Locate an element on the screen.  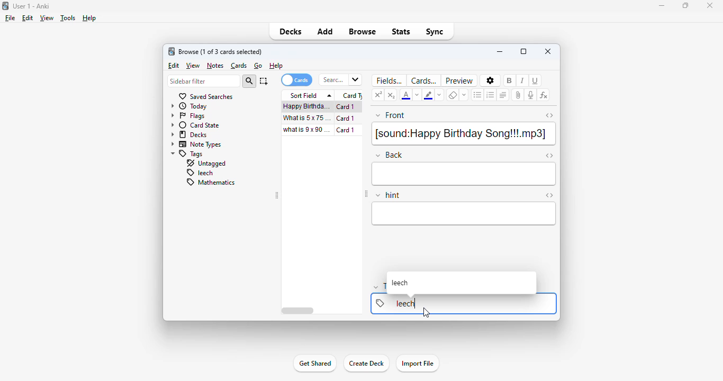
User 1 - Anki is located at coordinates (32, 6).